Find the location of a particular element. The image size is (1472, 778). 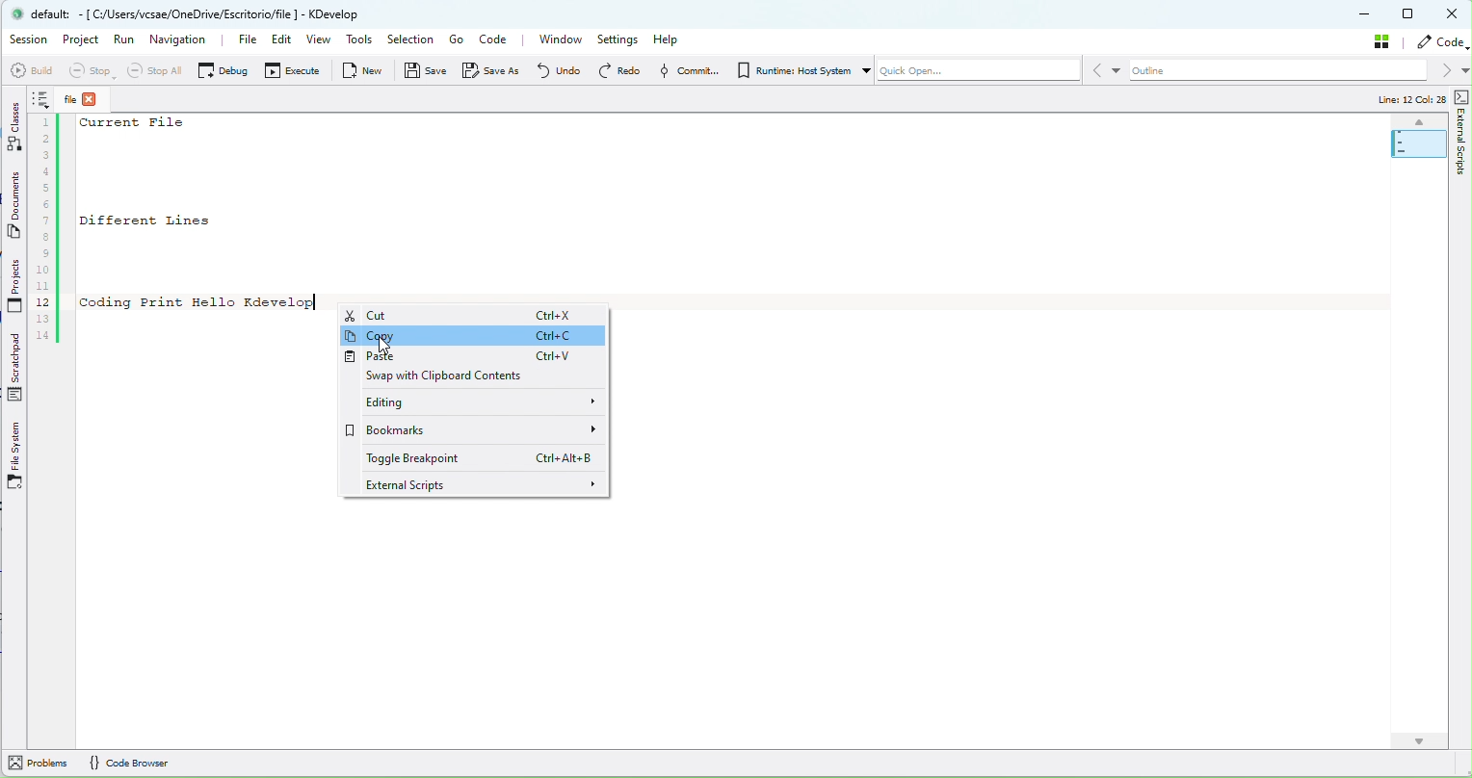

code is located at coordinates (1443, 42).